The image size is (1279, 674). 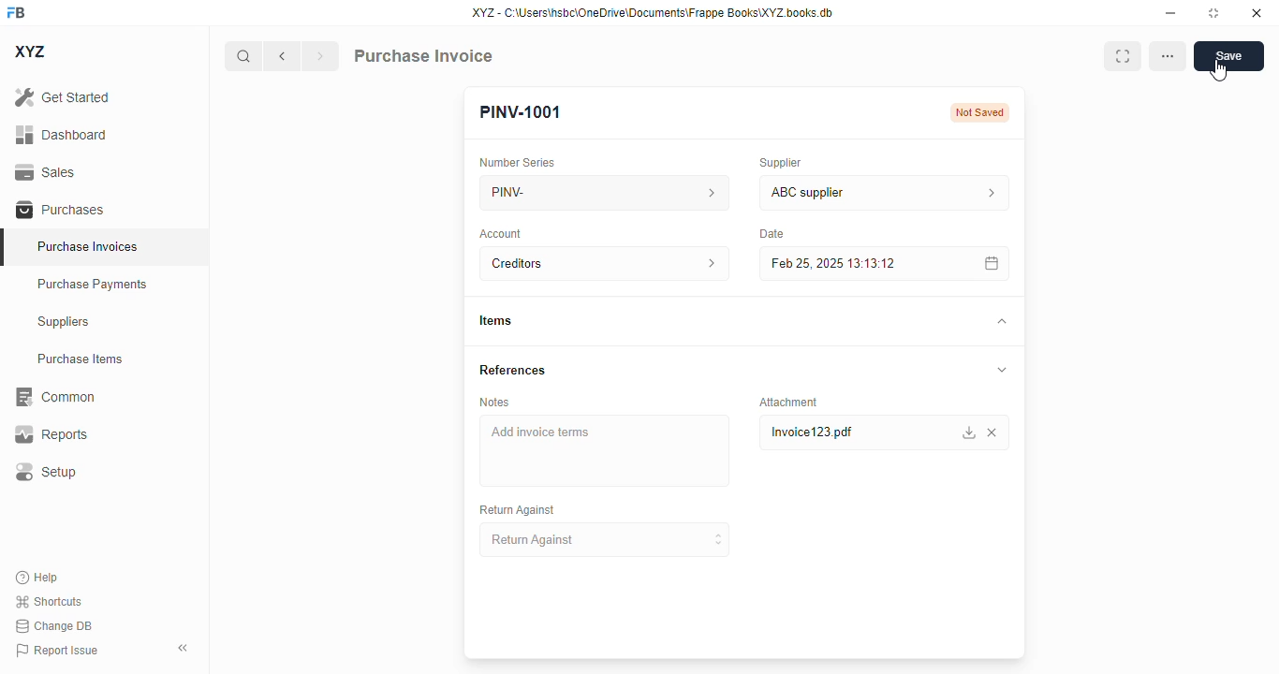 What do you see at coordinates (502, 233) in the screenshot?
I see `account` at bounding box center [502, 233].